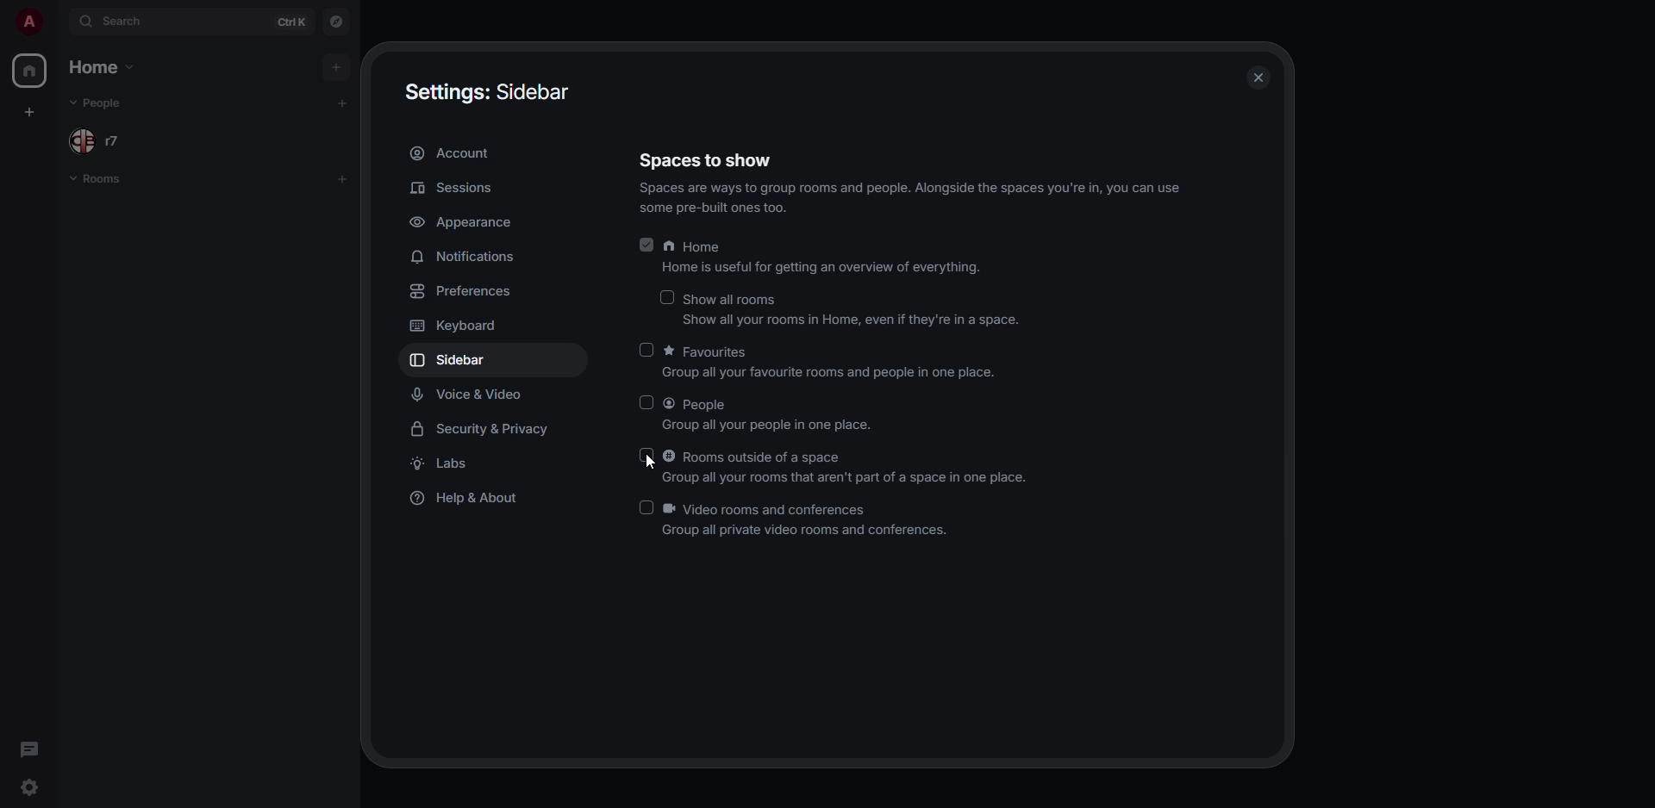 This screenshot has width=1655, height=808. I want to click on voice & video, so click(471, 395).